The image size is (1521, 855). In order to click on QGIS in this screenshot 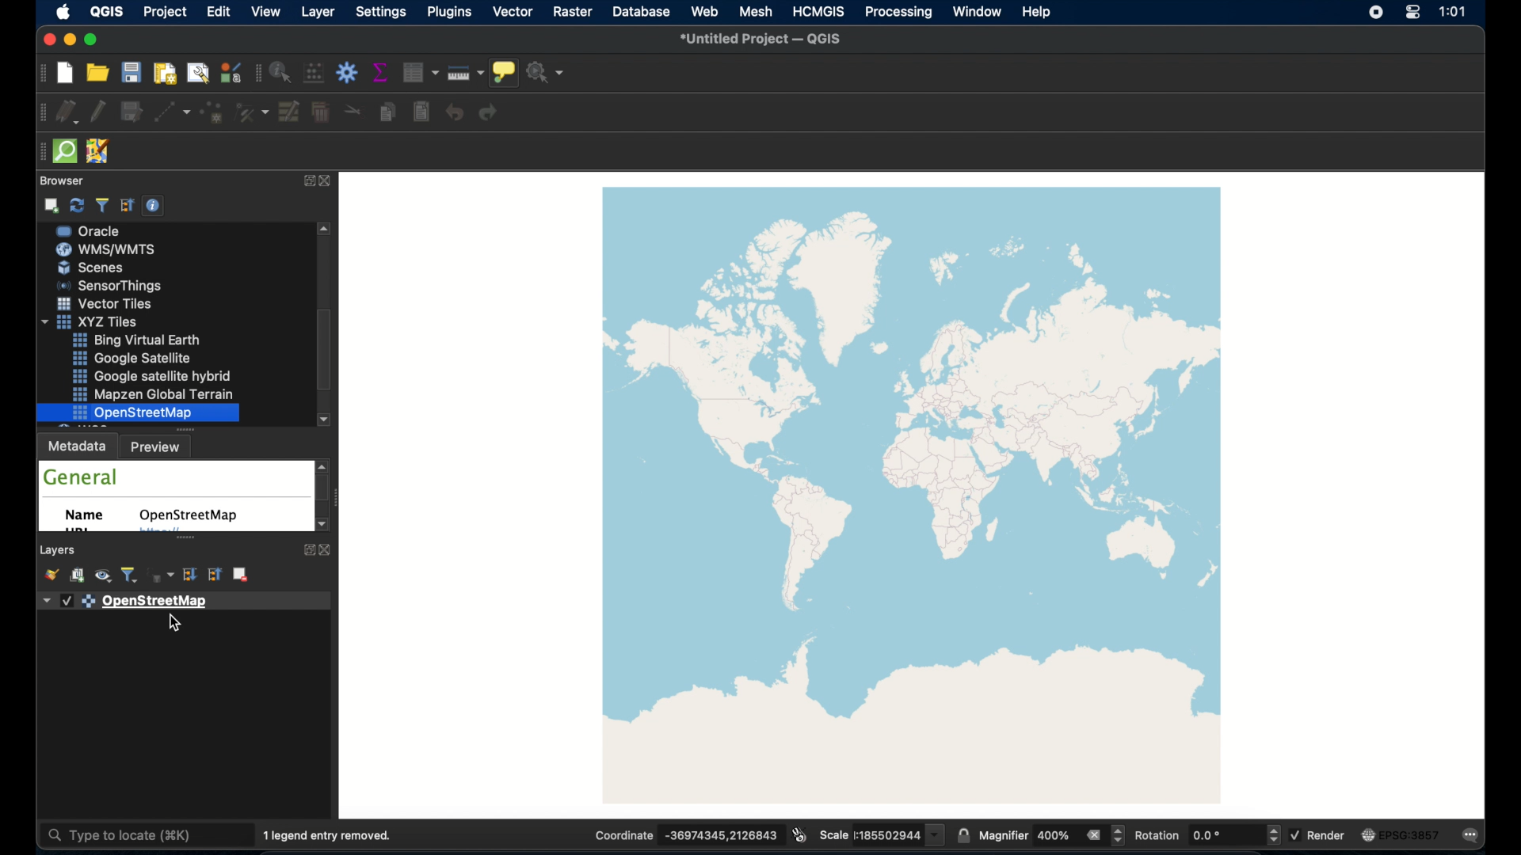, I will do `click(107, 11)`.